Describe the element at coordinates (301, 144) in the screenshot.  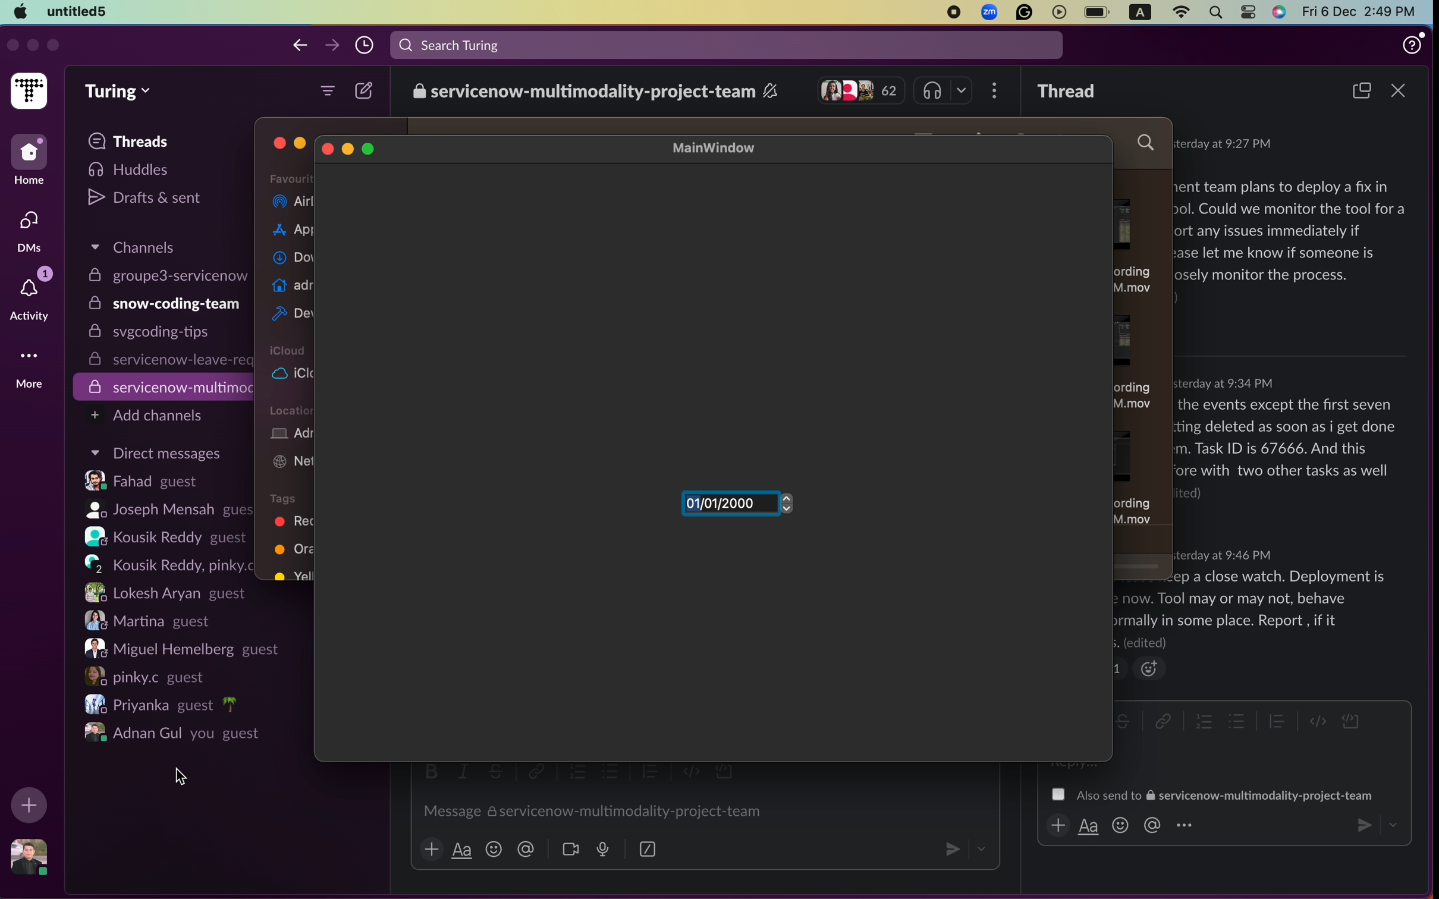
I see `minimize` at that location.